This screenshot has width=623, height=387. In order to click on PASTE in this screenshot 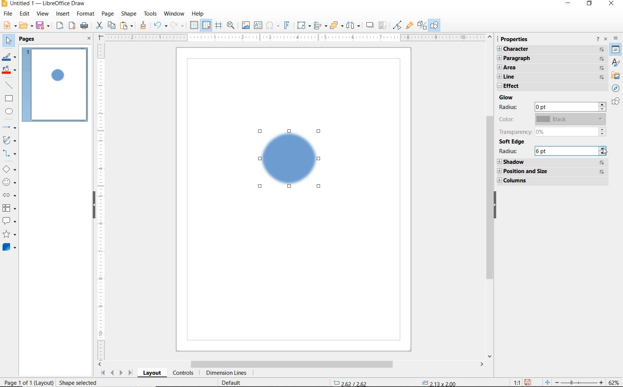, I will do `click(128, 25)`.